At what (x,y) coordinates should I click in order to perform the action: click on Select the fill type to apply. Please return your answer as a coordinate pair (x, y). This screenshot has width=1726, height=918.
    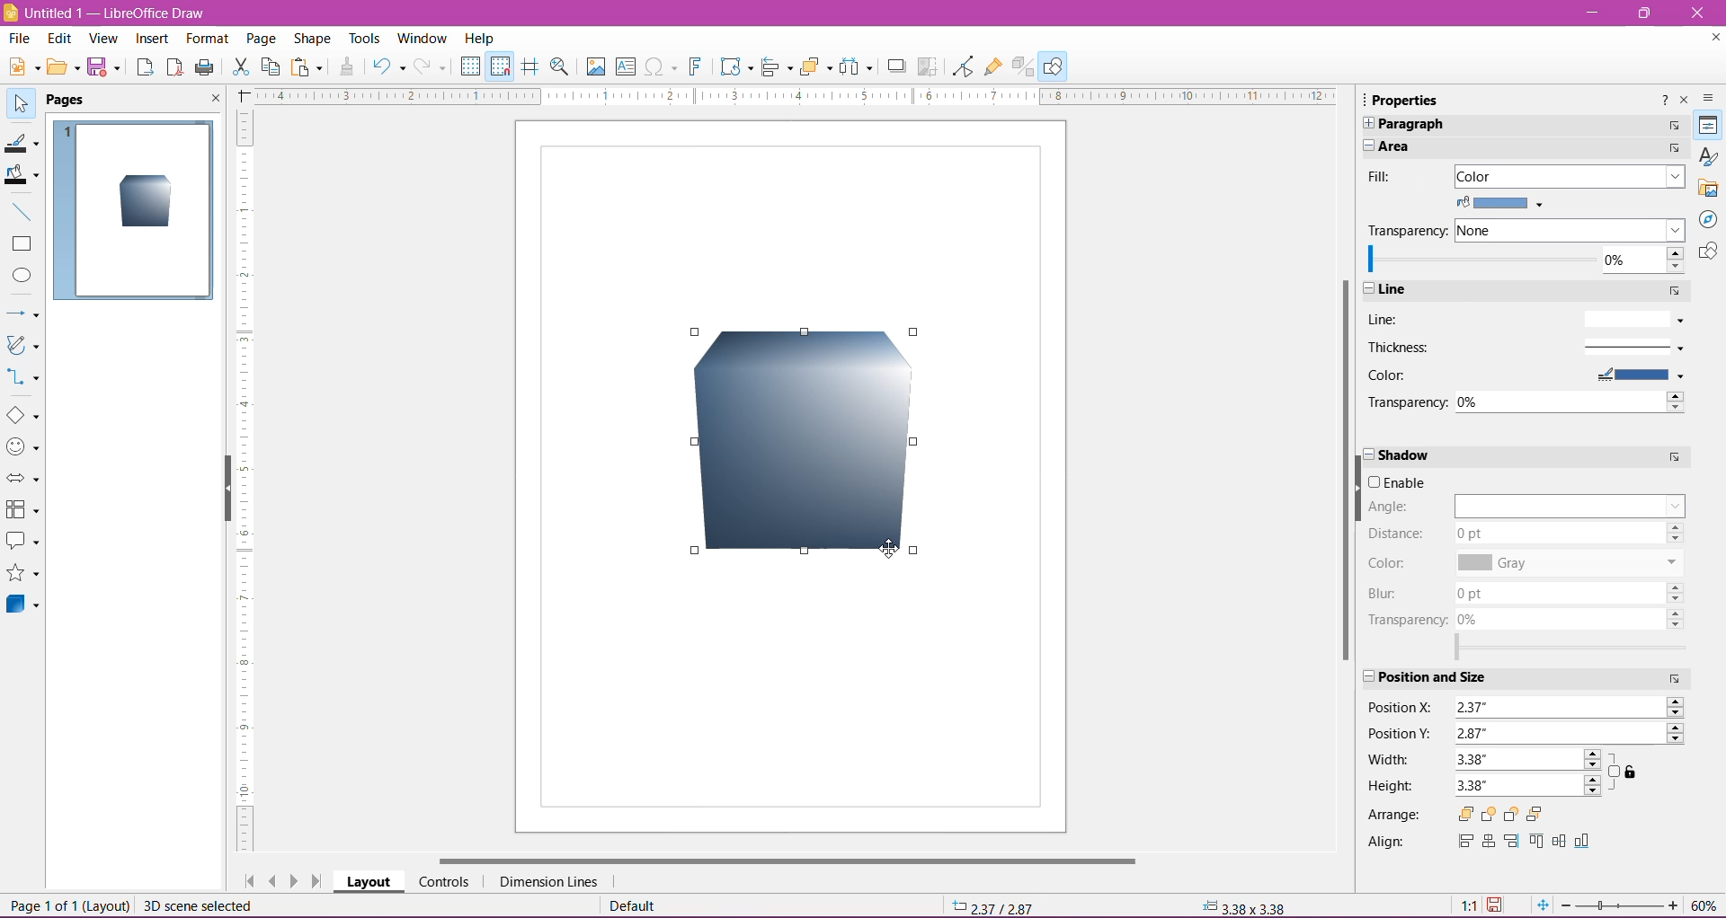
    Looking at the image, I should click on (1570, 176).